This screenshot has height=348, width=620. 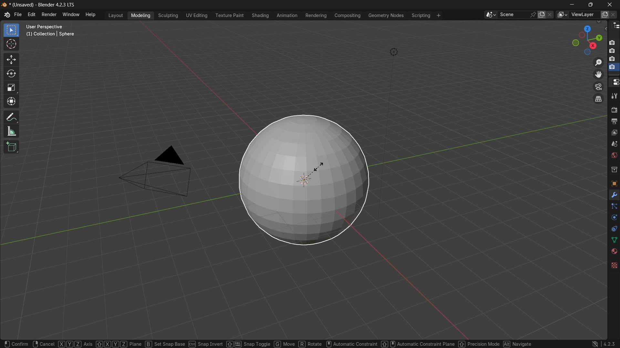 What do you see at coordinates (614, 228) in the screenshot?
I see `constraint` at bounding box center [614, 228].